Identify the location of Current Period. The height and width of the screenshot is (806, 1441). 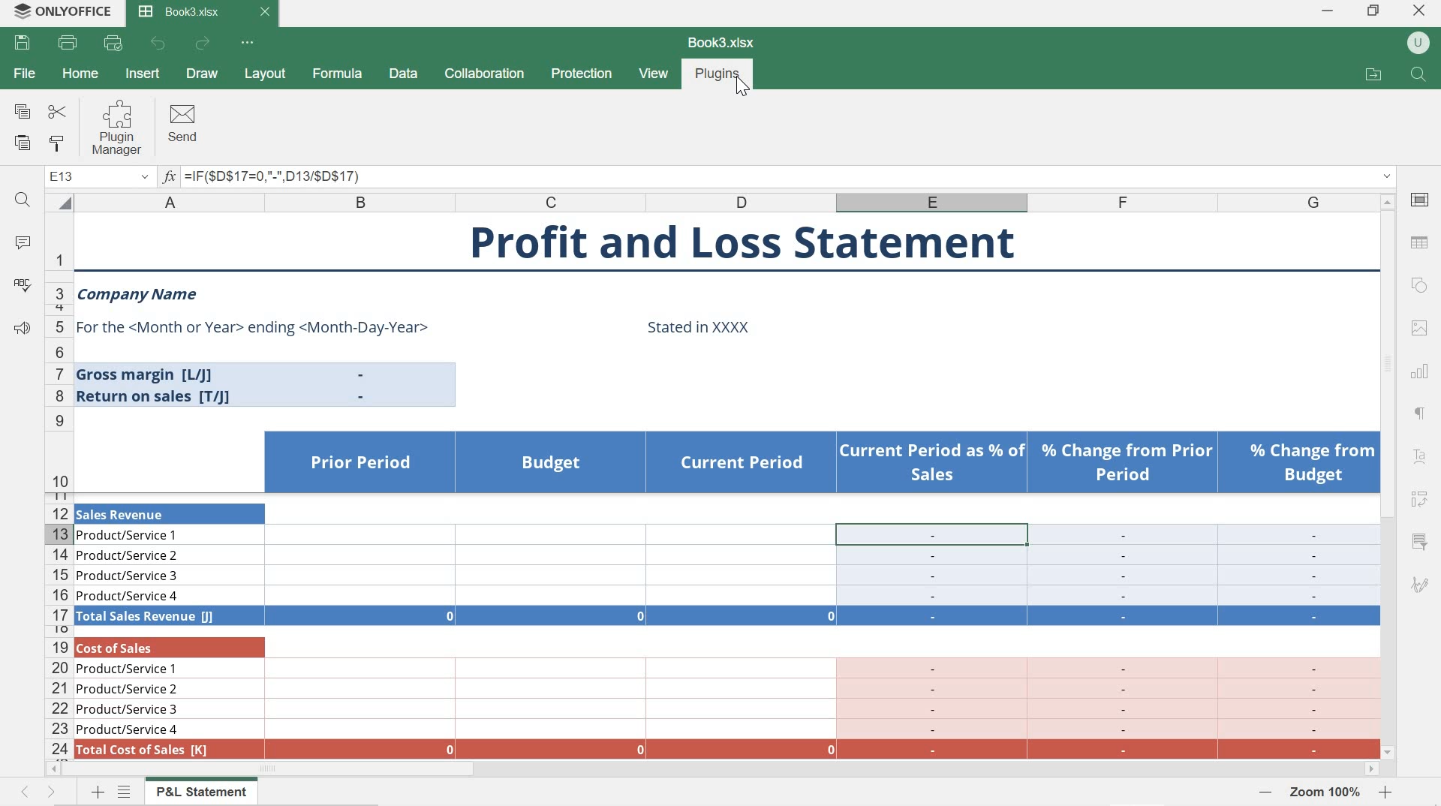
(745, 464).